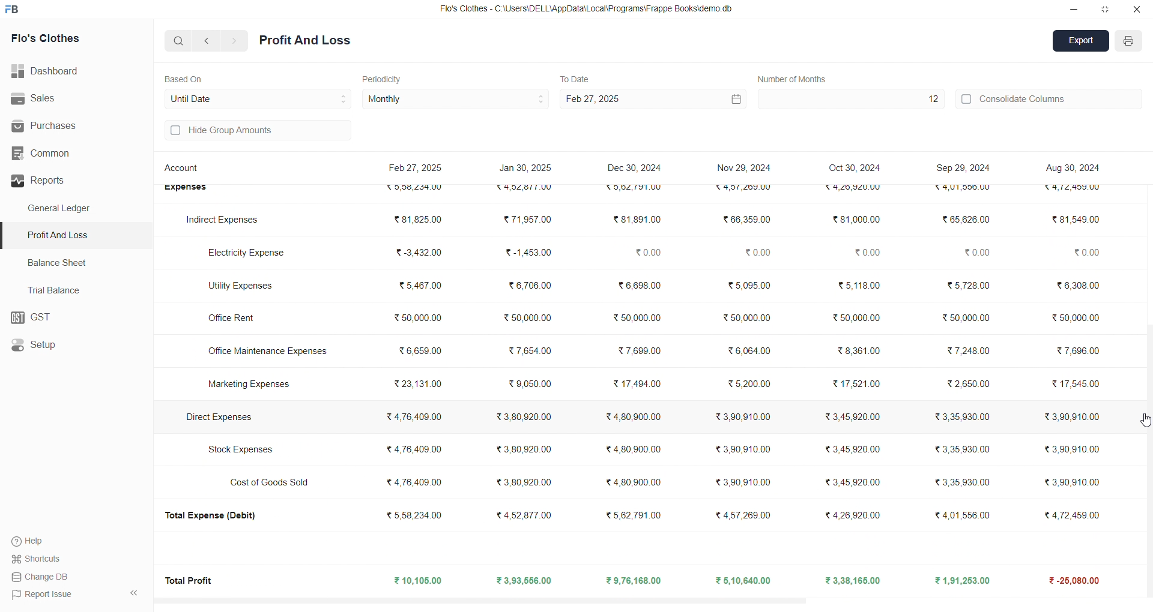 The width and height of the screenshot is (1153, 612). I want to click on Office Maintenance Expenses, so click(270, 352).